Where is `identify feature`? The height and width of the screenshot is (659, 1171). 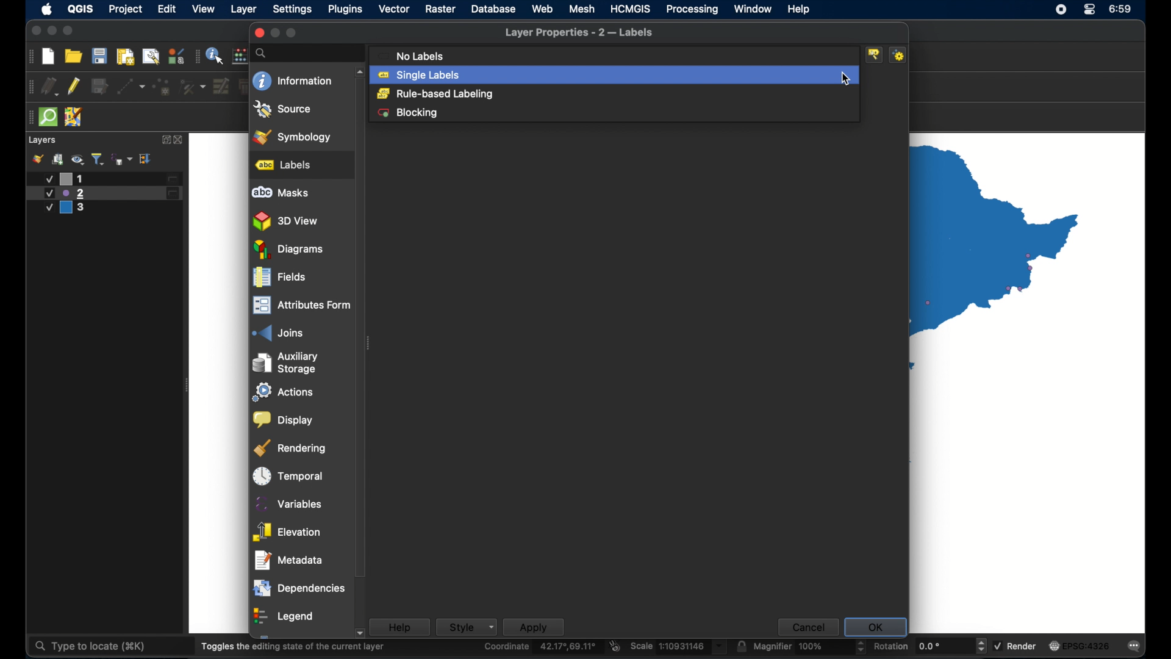 identify feature is located at coordinates (216, 55).